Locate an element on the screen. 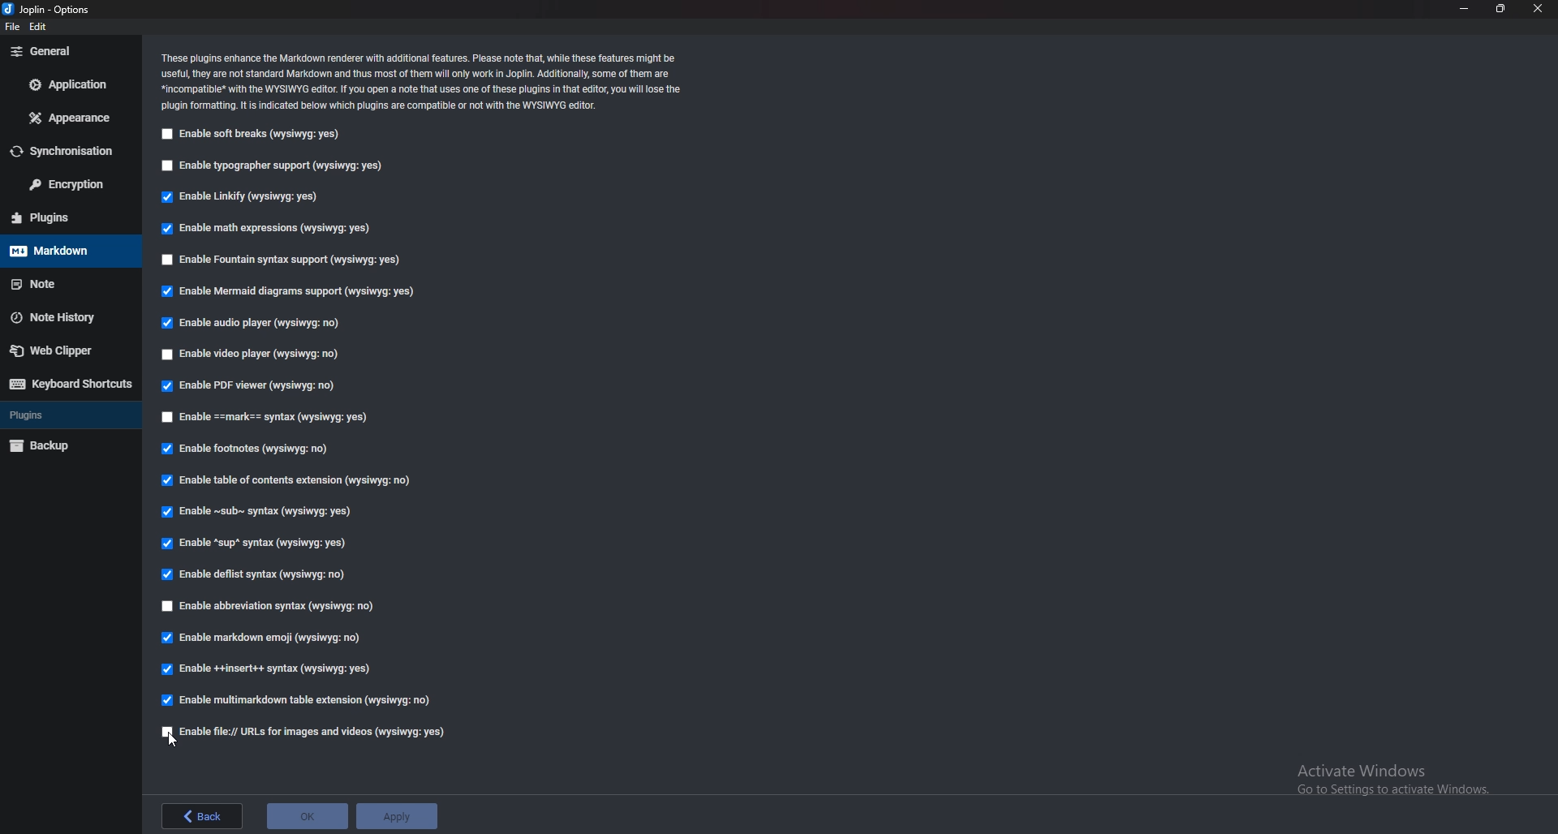  Enable fountain syntax support is located at coordinates (282, 260).